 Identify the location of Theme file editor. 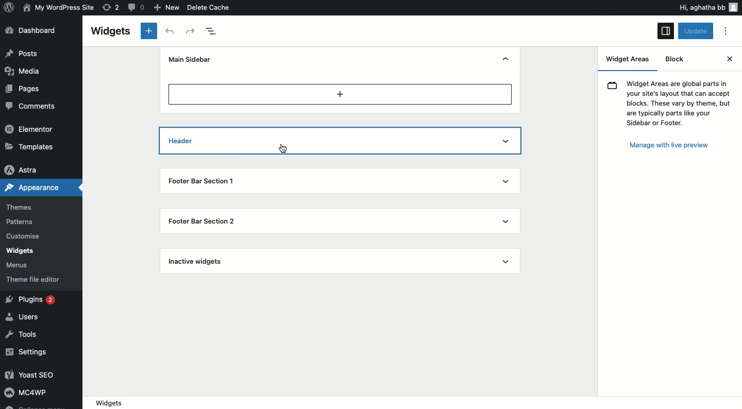
(36, 279).